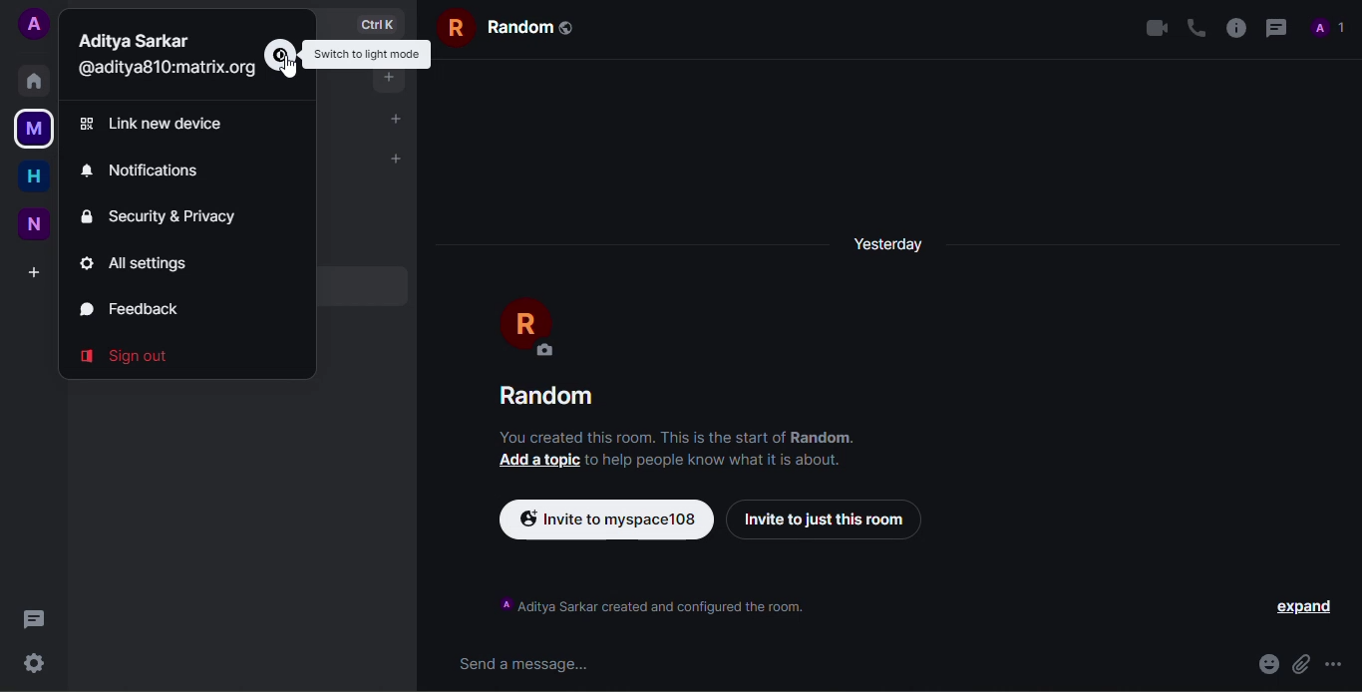  Describe the element at coordinates (138, 264) in the screenshot. I see `all settings` at that location.